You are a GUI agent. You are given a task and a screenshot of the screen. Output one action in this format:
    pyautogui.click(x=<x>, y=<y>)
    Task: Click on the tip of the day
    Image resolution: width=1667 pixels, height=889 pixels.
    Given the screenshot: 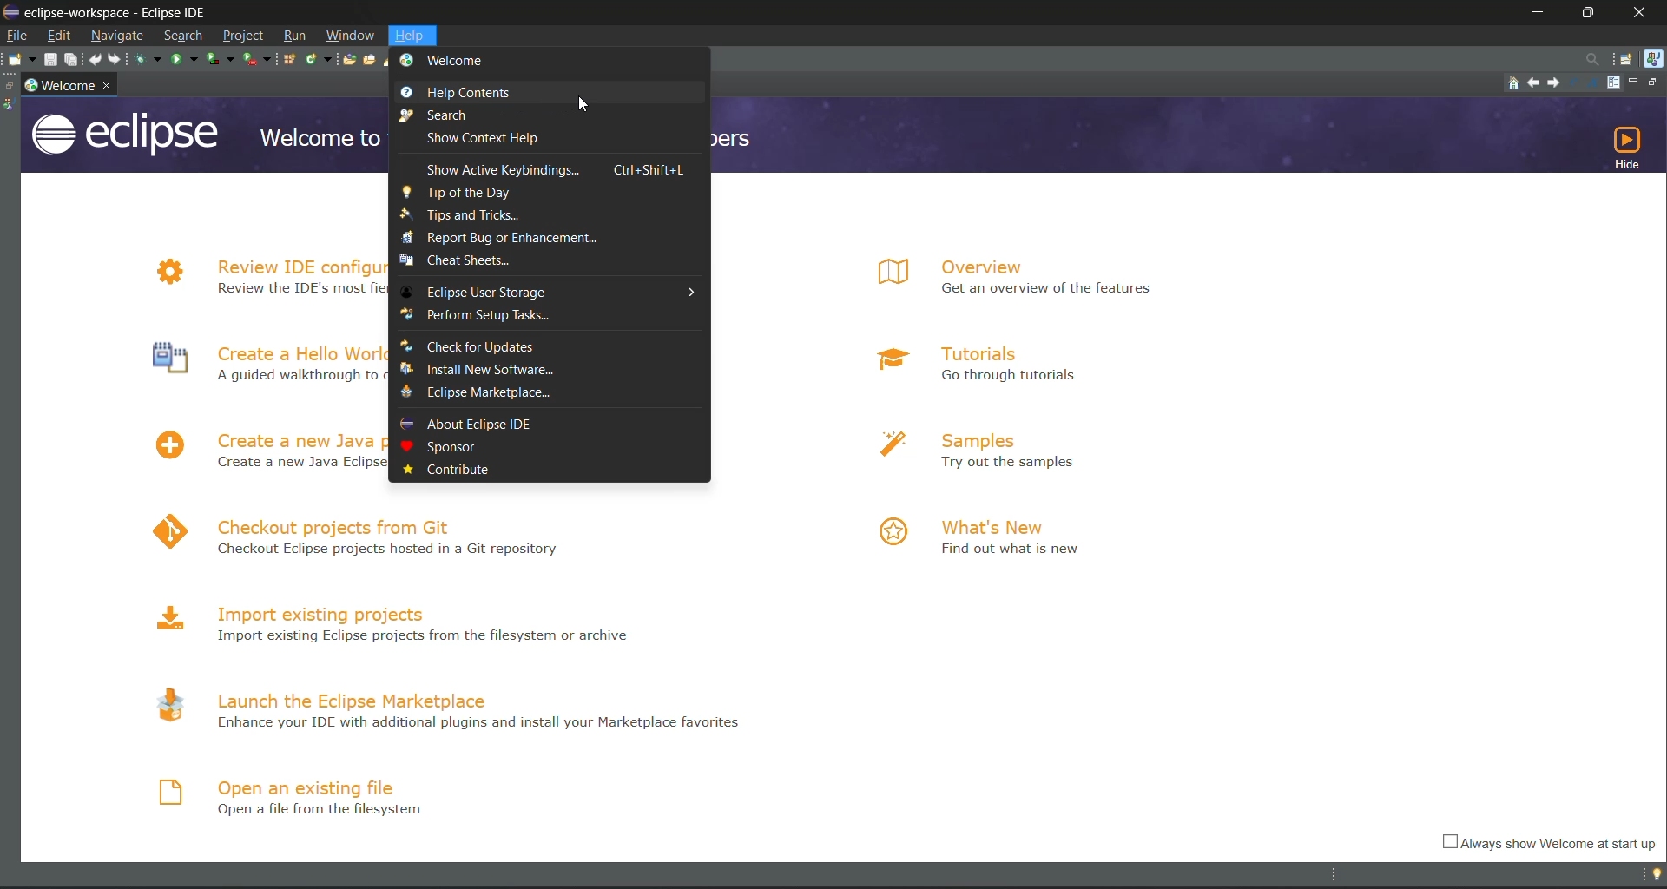 What is the action you would take?
    pyautogui.click(x=467, y=194)
    